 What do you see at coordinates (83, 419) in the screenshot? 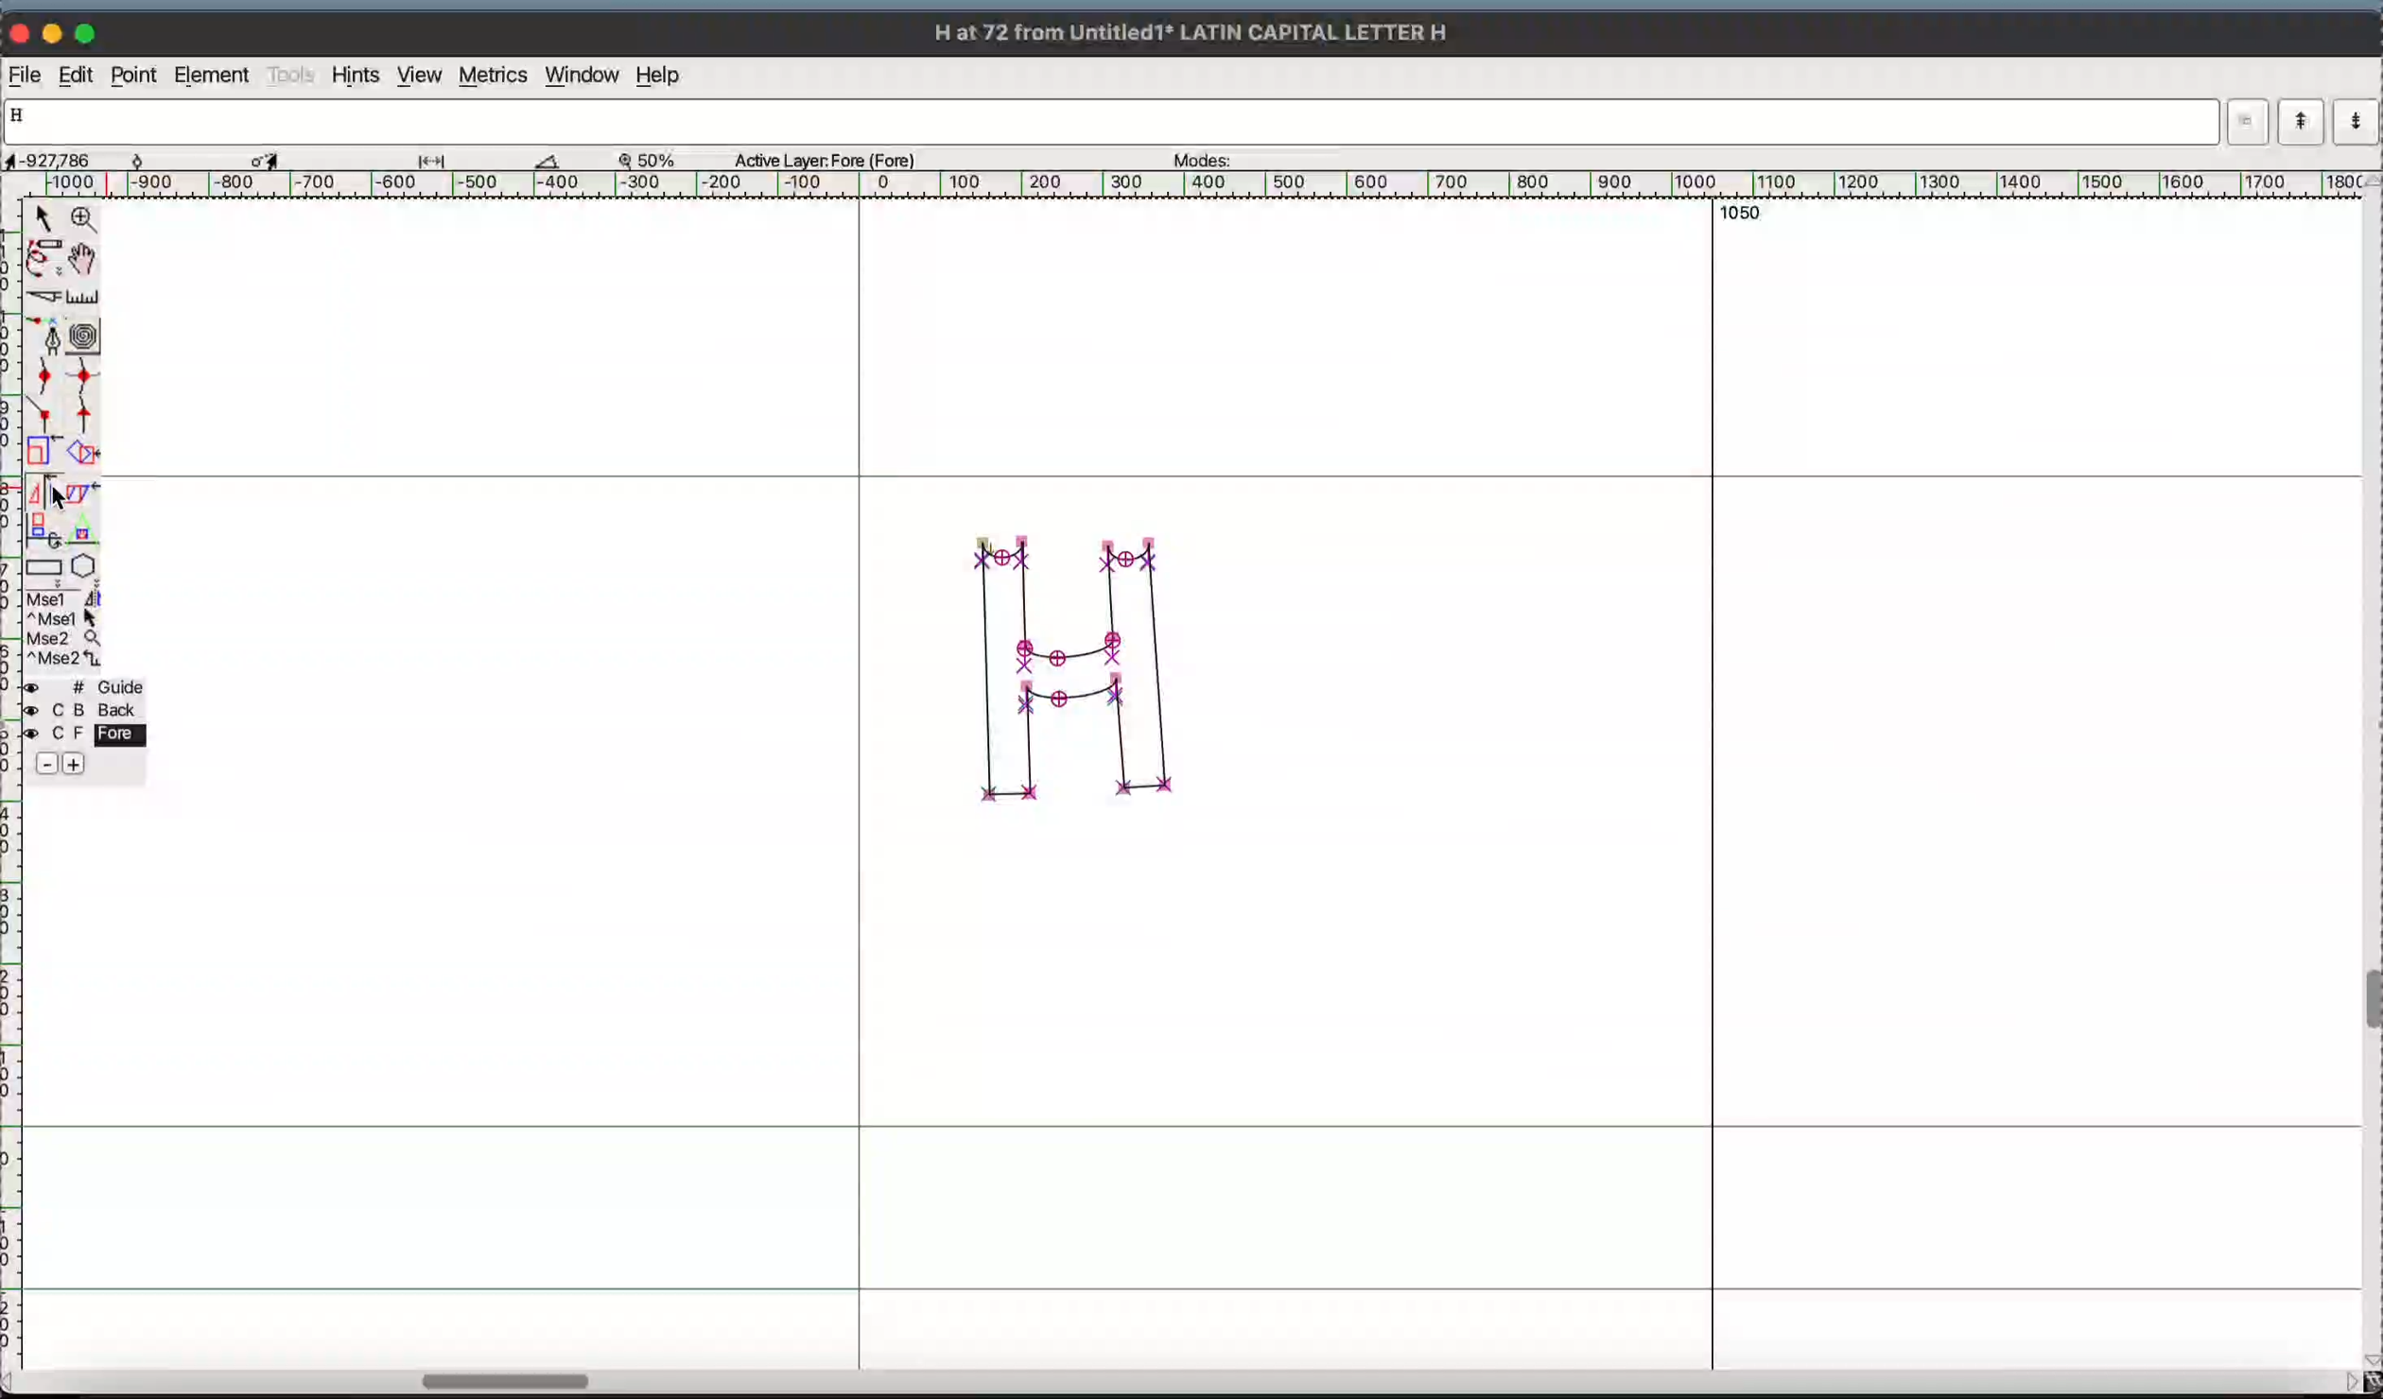
I see `tangent` at bounding box center [83, 419].